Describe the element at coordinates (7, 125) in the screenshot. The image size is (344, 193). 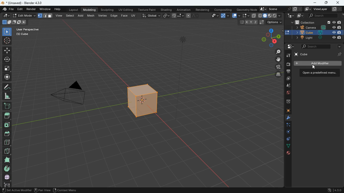
I see `front` at that location.